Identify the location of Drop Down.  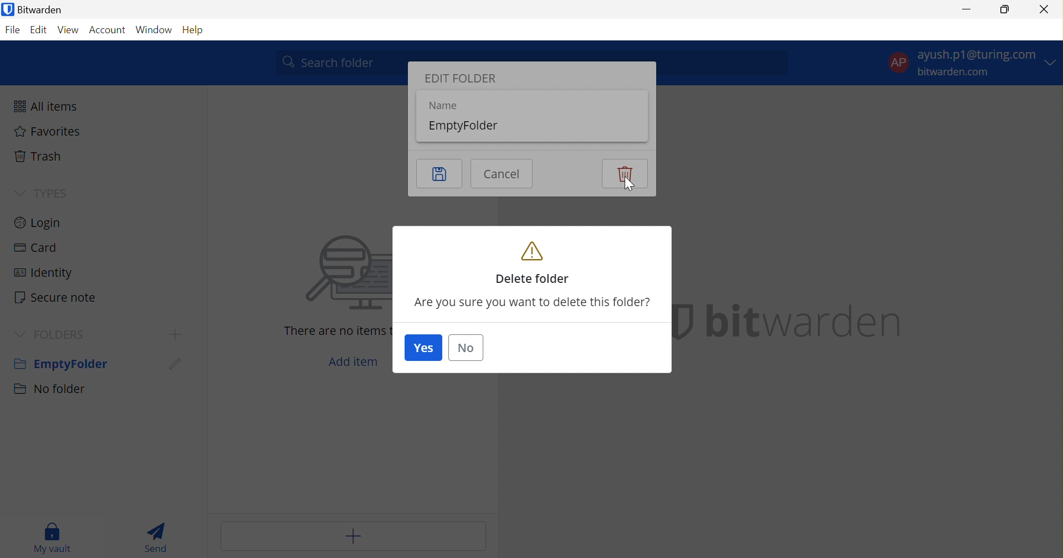
(21, 335).